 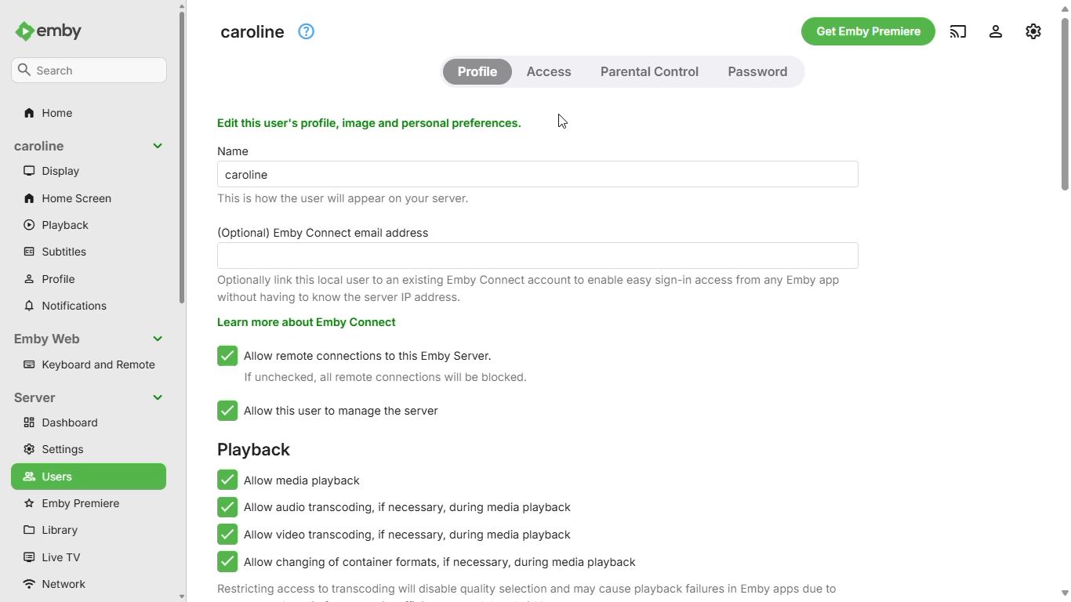 What do you see at coordinates (50, 530) in the screenshot?
I see `library` at bounding box center [50, 530].